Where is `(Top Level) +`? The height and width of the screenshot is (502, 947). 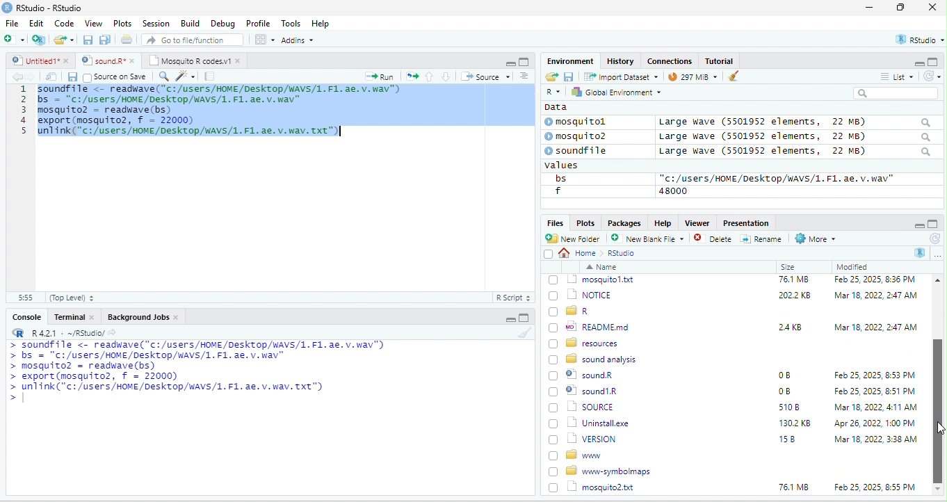
(Top Level) + is located at coordinates (72, 298).